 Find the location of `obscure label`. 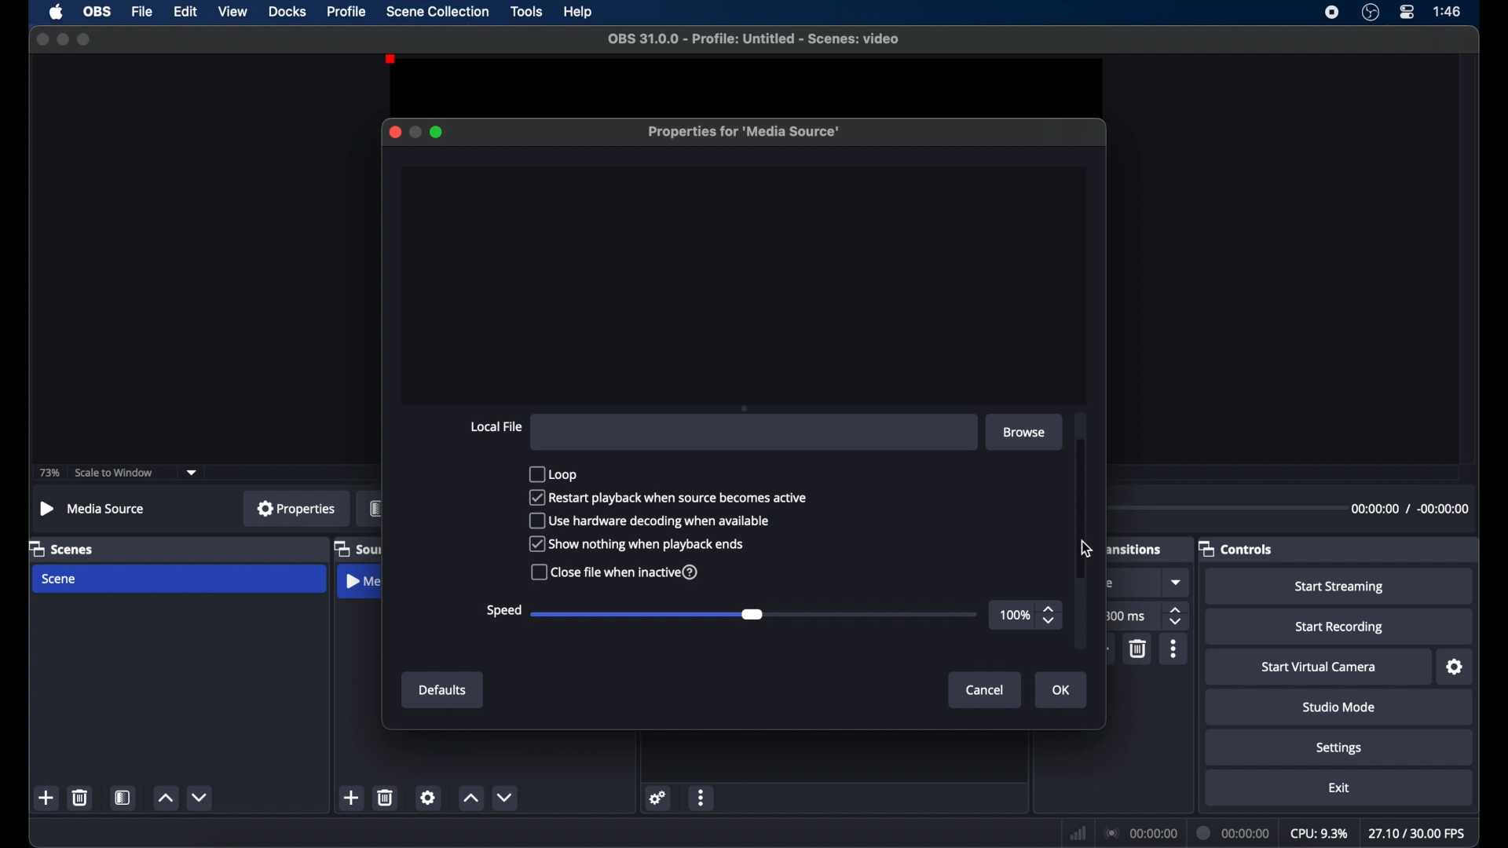

obscure label is located at coordinates (359, 581).